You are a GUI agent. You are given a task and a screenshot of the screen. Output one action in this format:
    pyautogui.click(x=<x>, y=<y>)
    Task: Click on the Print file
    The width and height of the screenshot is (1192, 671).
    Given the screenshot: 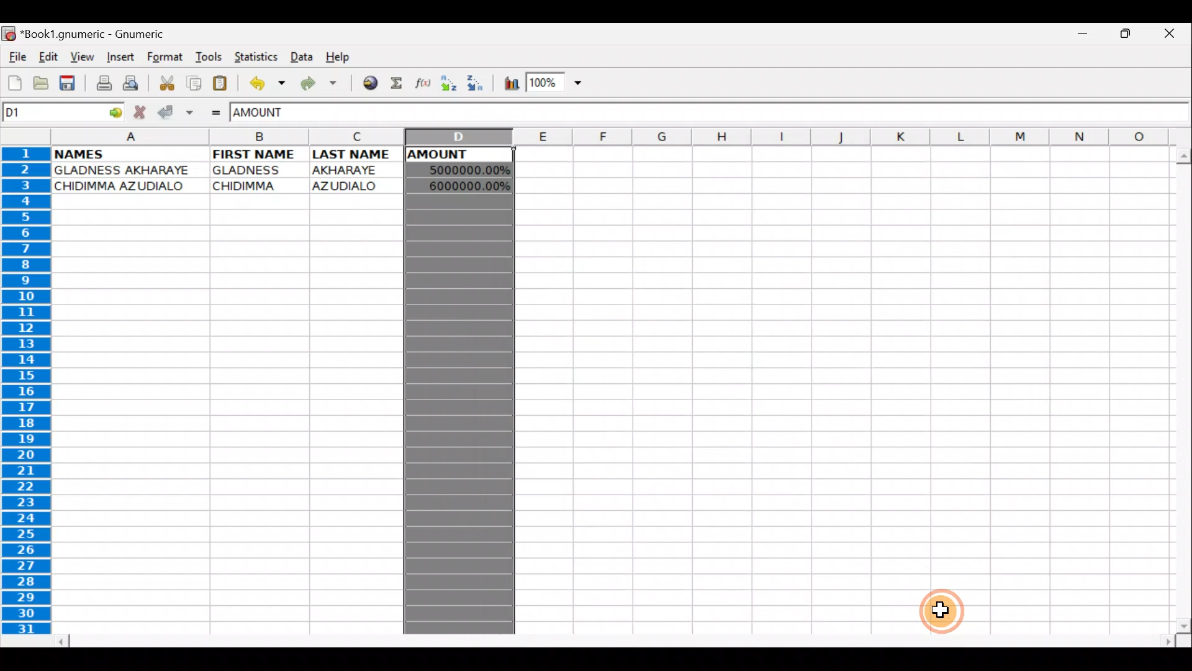 What is the action you would take?
    pyautogui.click(x=99, y=82)
    